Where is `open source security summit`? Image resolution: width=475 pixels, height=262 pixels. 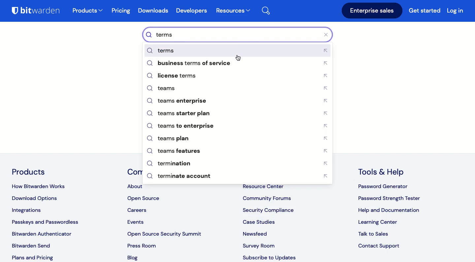 open source security summit is located at coordinates (167, 233).